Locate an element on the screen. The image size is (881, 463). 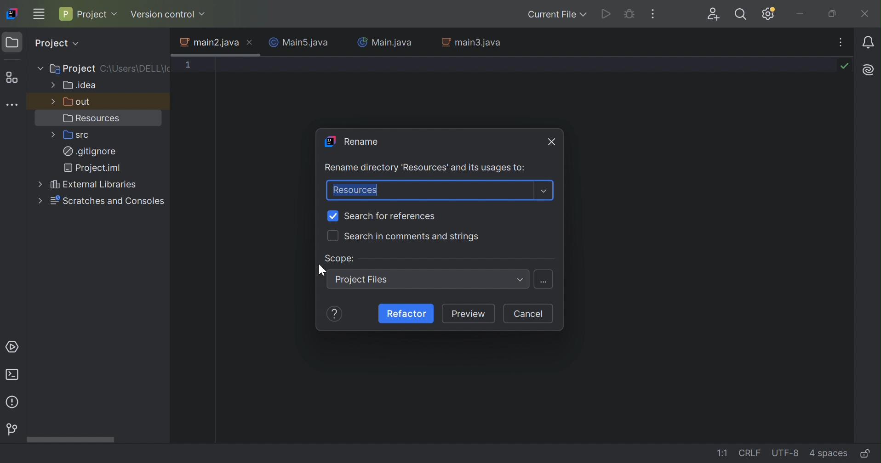
Search in comments and strings is located at coordinates (413, 237).